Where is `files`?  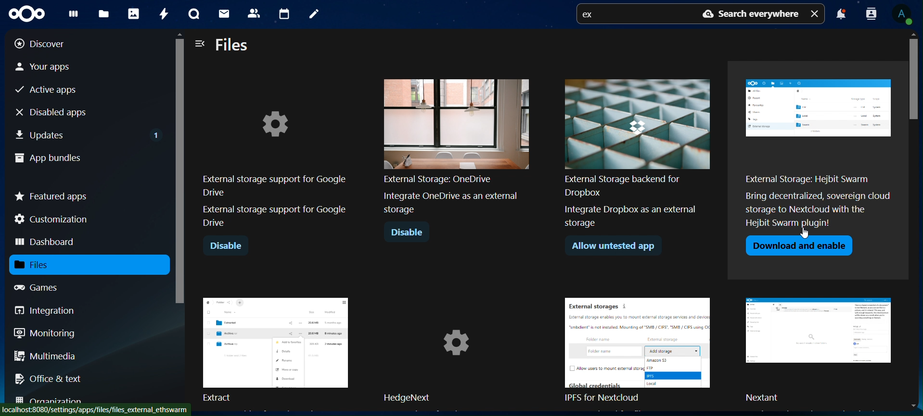 files is located at coordinates (105, 13).